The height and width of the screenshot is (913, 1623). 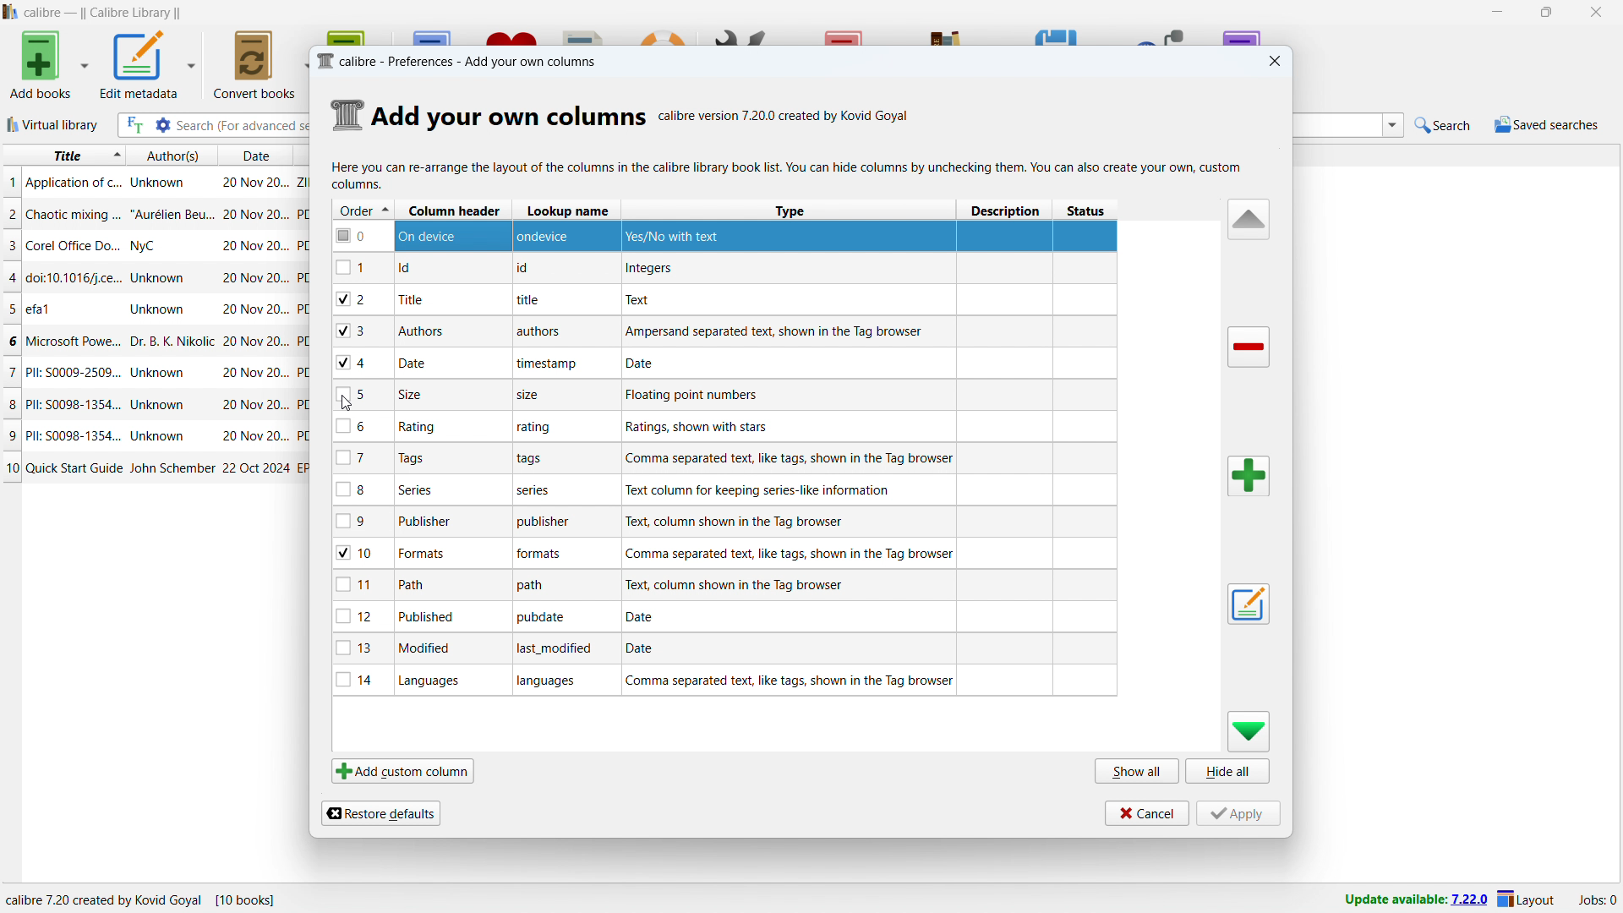 I want to click on search history, so click(x=1392, y=127).